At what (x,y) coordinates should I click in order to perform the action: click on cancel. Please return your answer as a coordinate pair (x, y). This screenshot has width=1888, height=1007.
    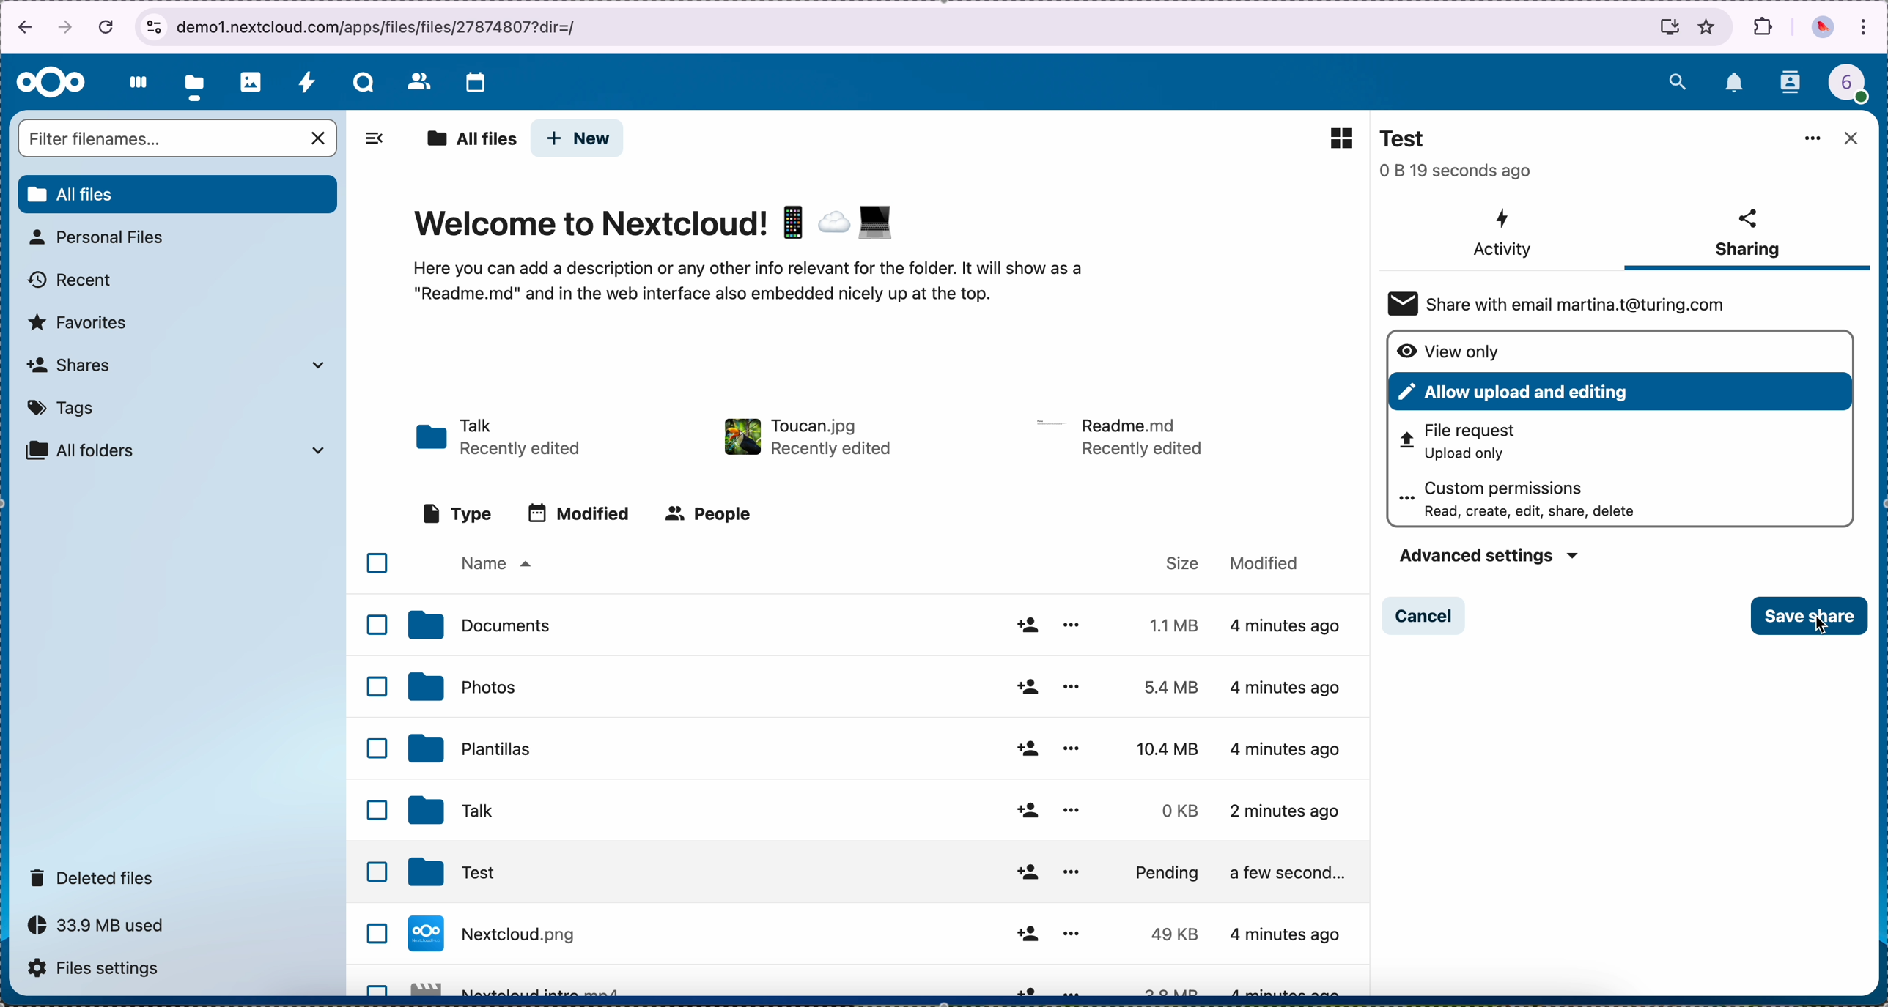
    Looking at the image, I should click on (108, 26).